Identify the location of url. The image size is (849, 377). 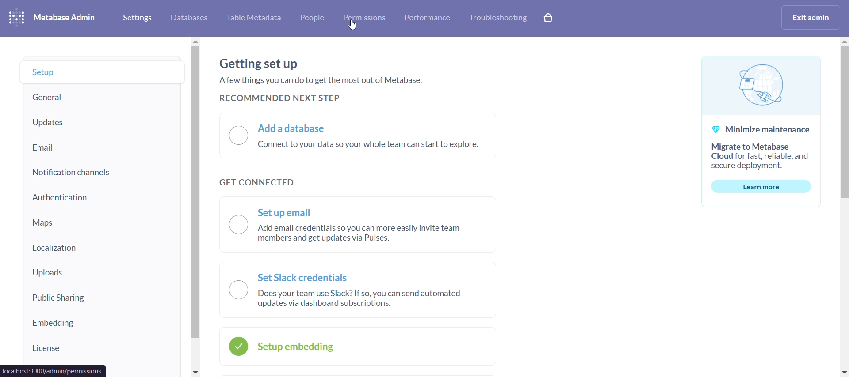
(54, 371).